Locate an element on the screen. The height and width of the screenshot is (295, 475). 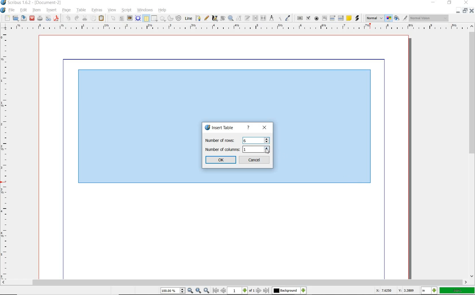
edit in preview mode is located at coordinates (405, 18).